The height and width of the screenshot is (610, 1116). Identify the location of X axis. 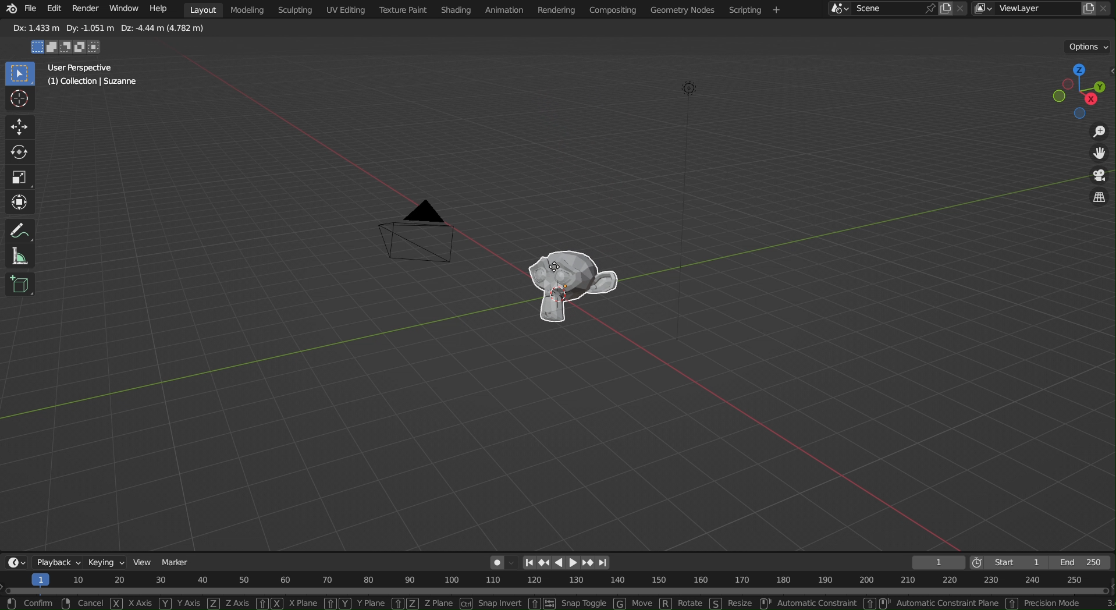
(140, 603).